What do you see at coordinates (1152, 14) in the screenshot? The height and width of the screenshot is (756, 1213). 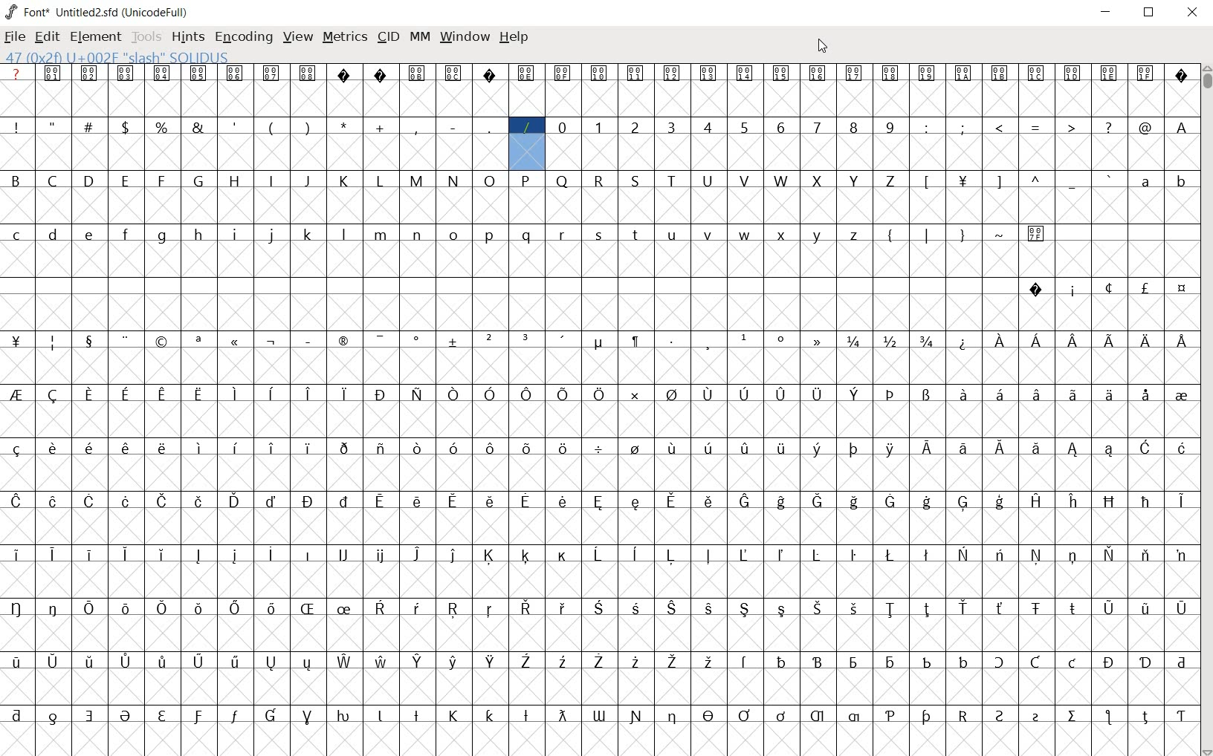 I see `RESTORE` at bounding box center [1152, 14].